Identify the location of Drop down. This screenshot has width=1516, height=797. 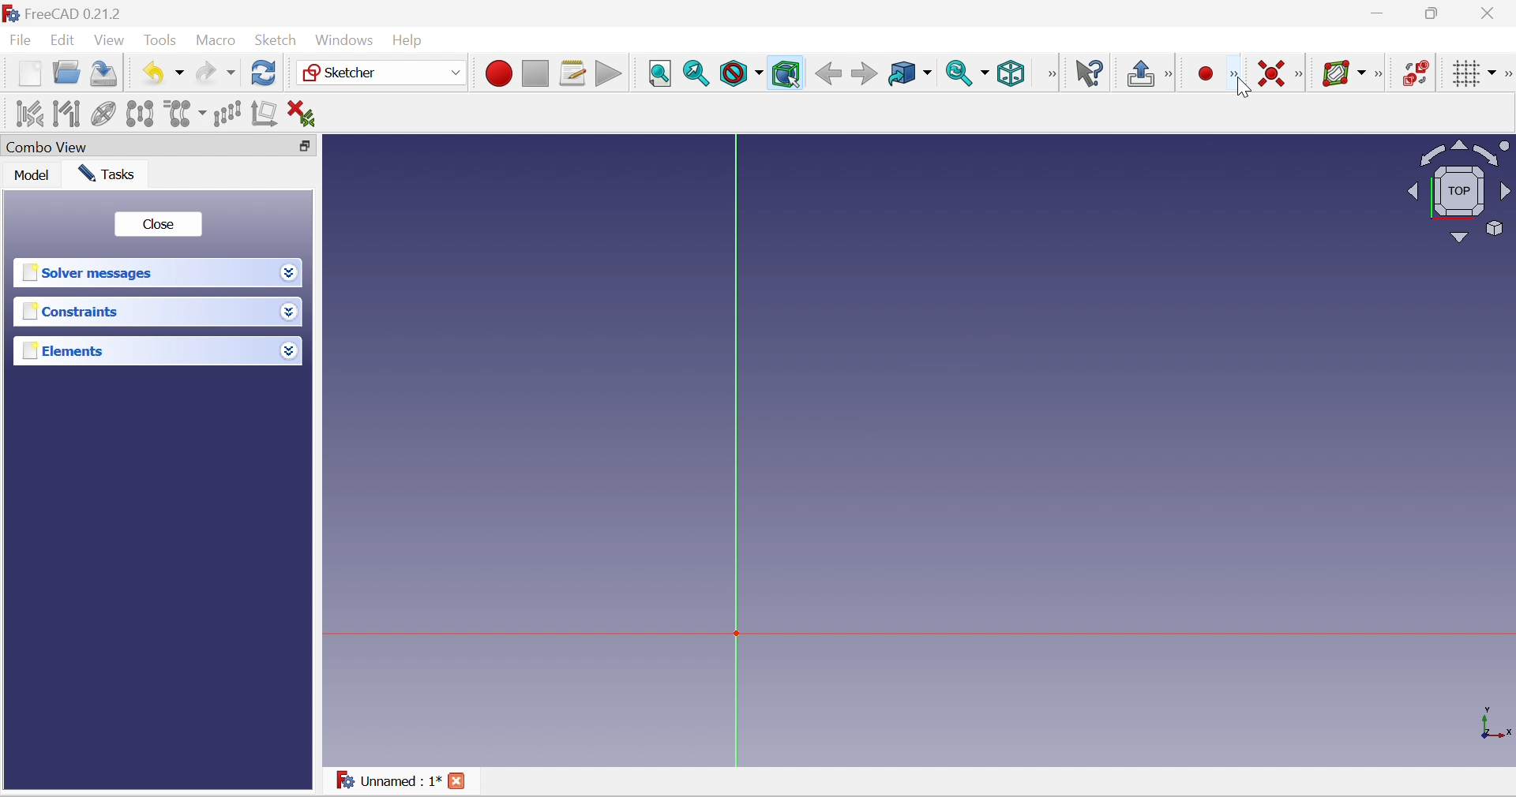
(290, 312).